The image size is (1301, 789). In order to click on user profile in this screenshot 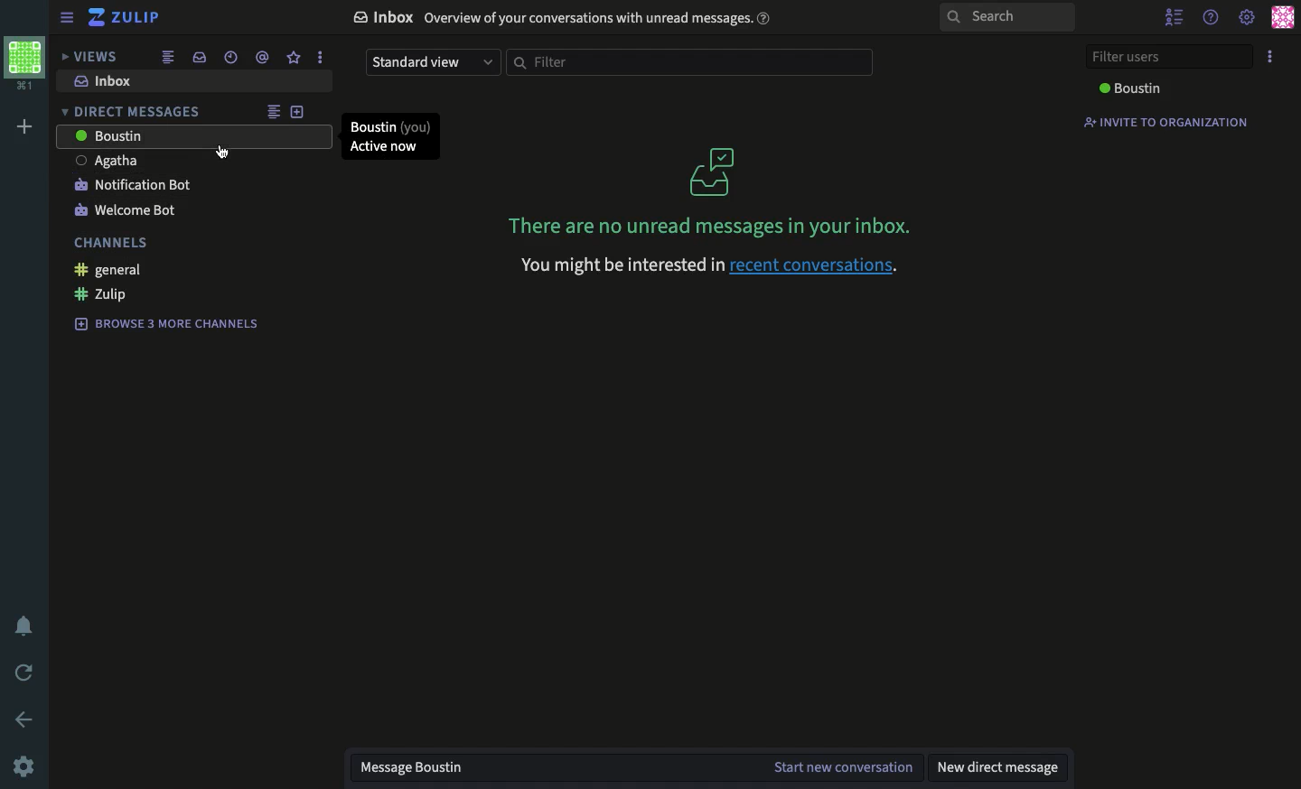, I will do `click(1283, 17)`.